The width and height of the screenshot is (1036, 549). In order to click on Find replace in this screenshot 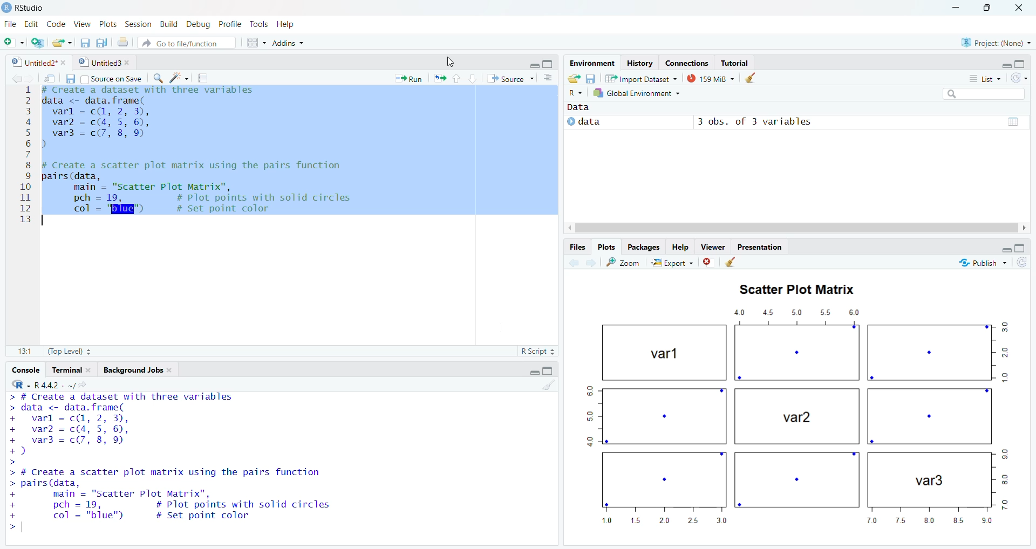, I will do `click(154, 78)`.